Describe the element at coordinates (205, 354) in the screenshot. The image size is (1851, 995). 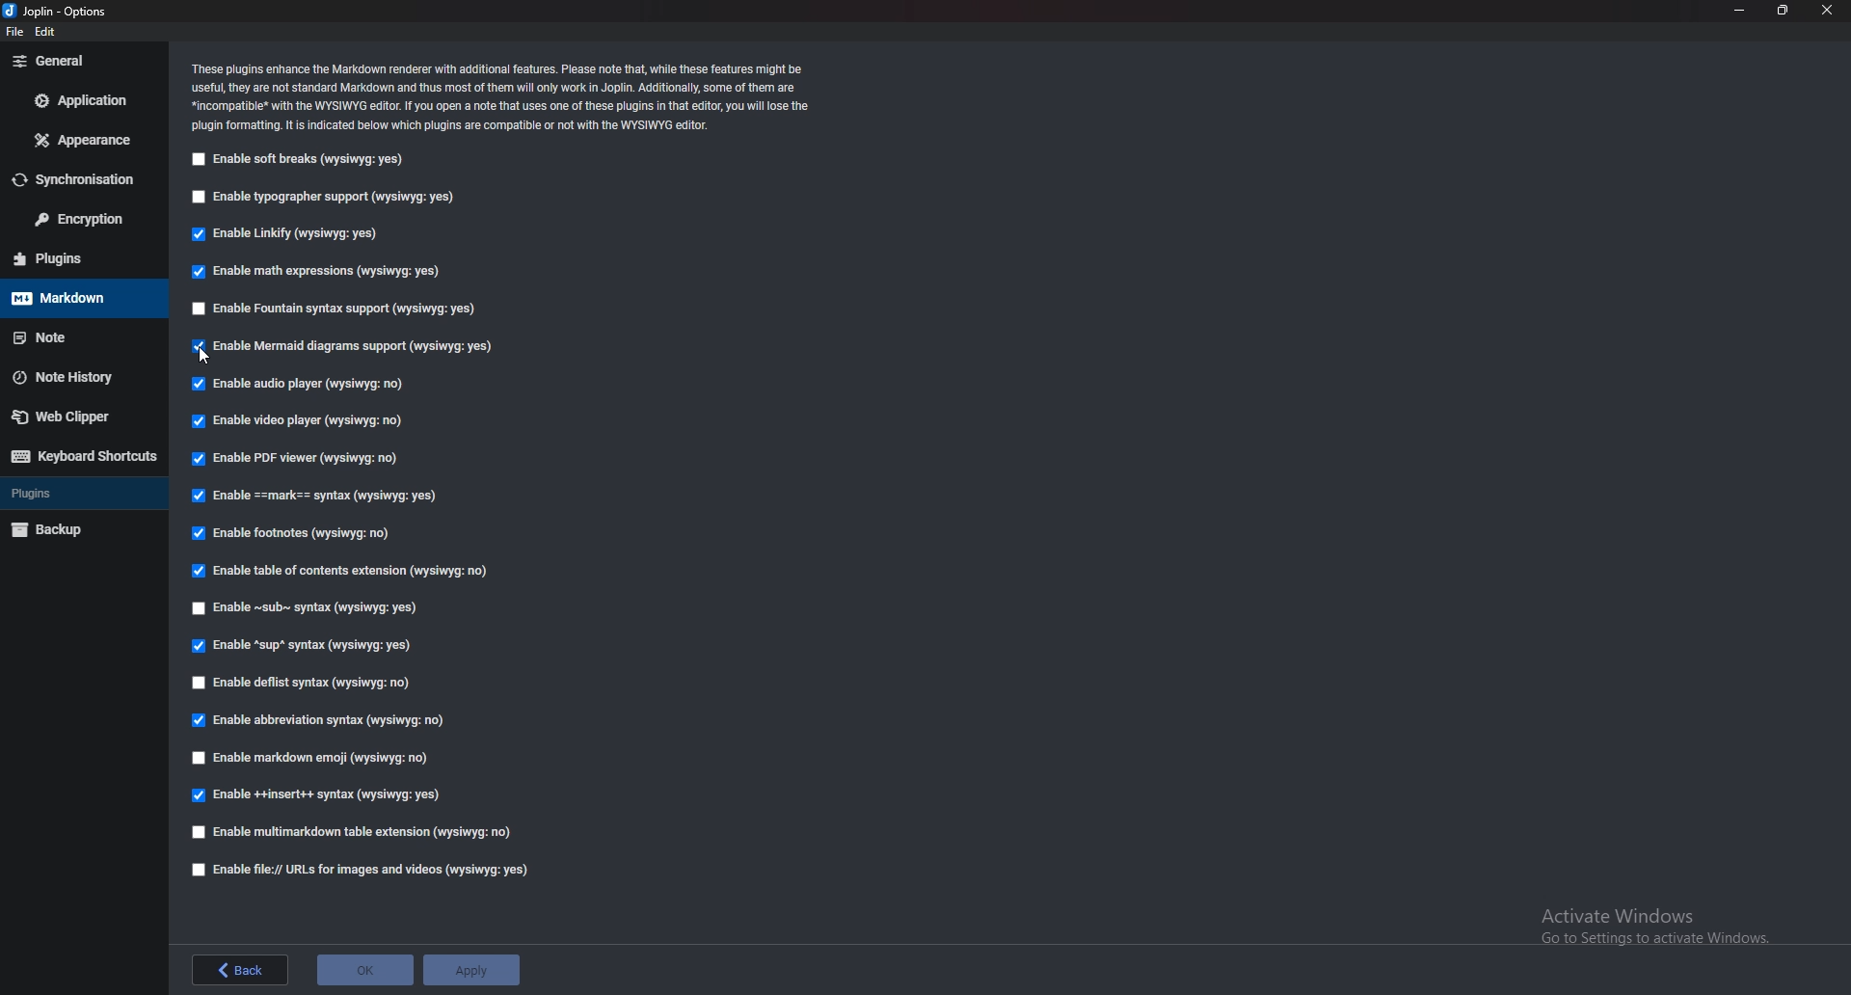
I see `cursor` at that location.